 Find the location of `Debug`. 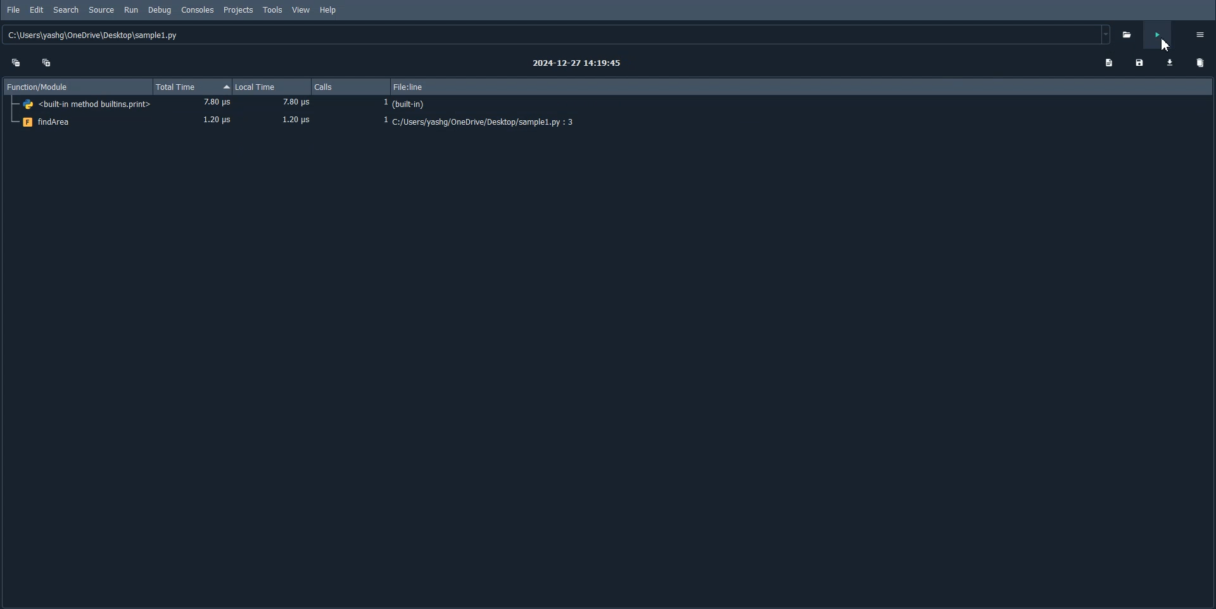

Debug is located at coordinates (158, 10).